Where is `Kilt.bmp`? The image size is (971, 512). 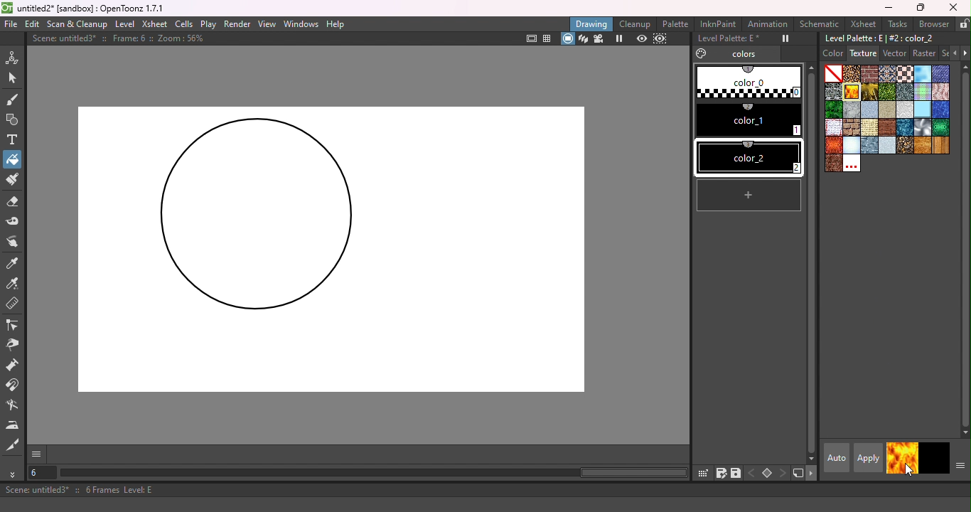
Kilt.bmp is located at coordinates (922, 92).